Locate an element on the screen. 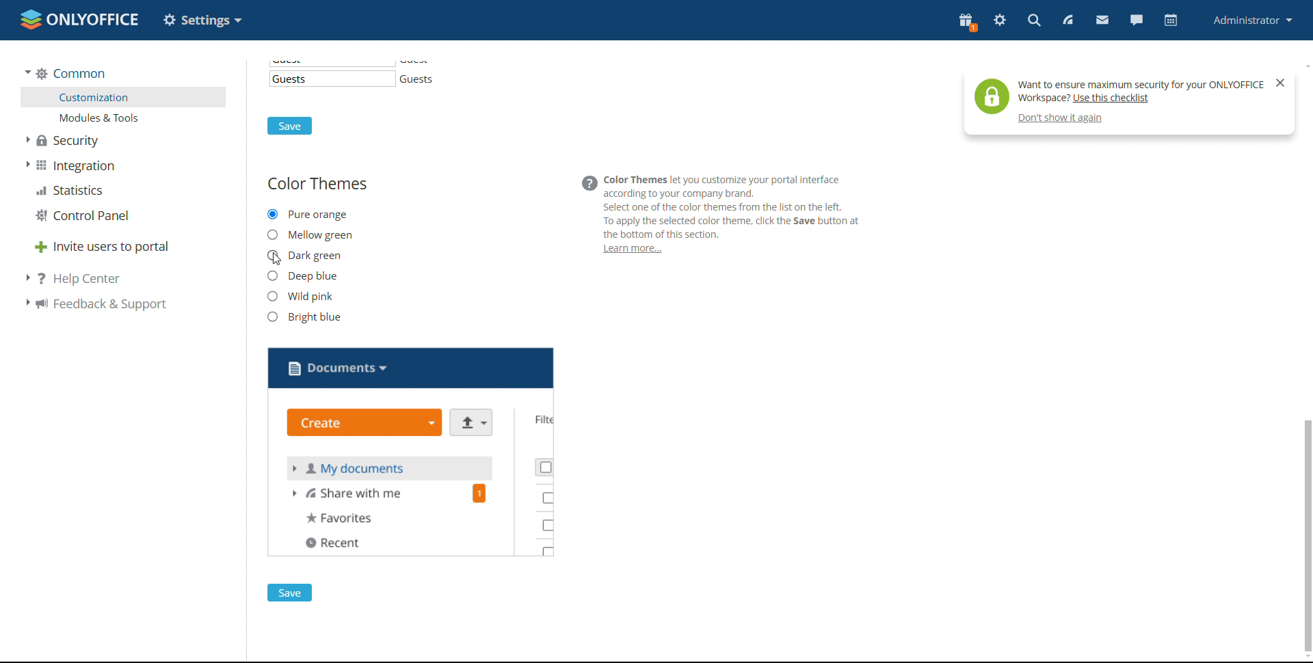  calendar is located at coordinates (1169, 23).